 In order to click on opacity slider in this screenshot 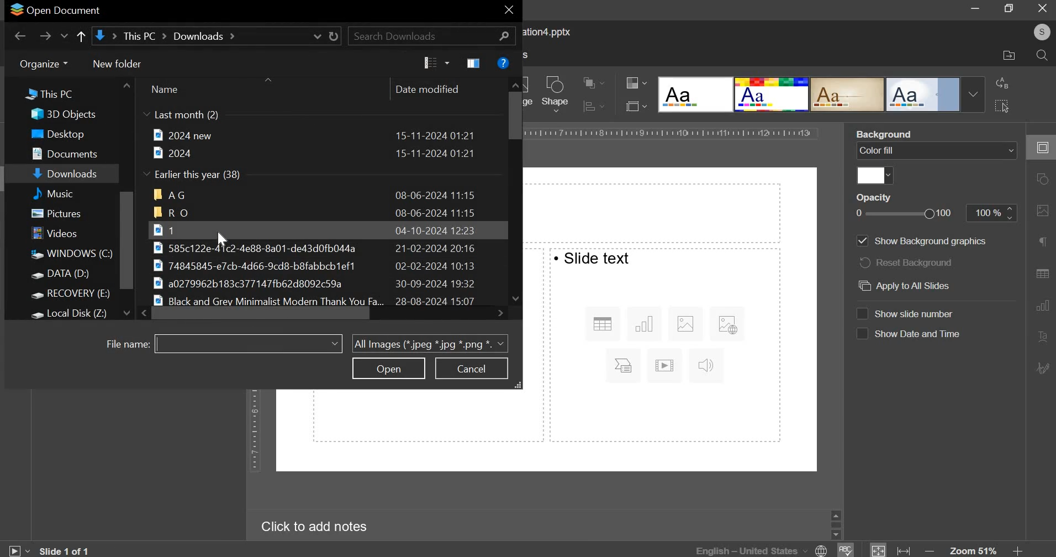, I will do `click(906, 214)`.